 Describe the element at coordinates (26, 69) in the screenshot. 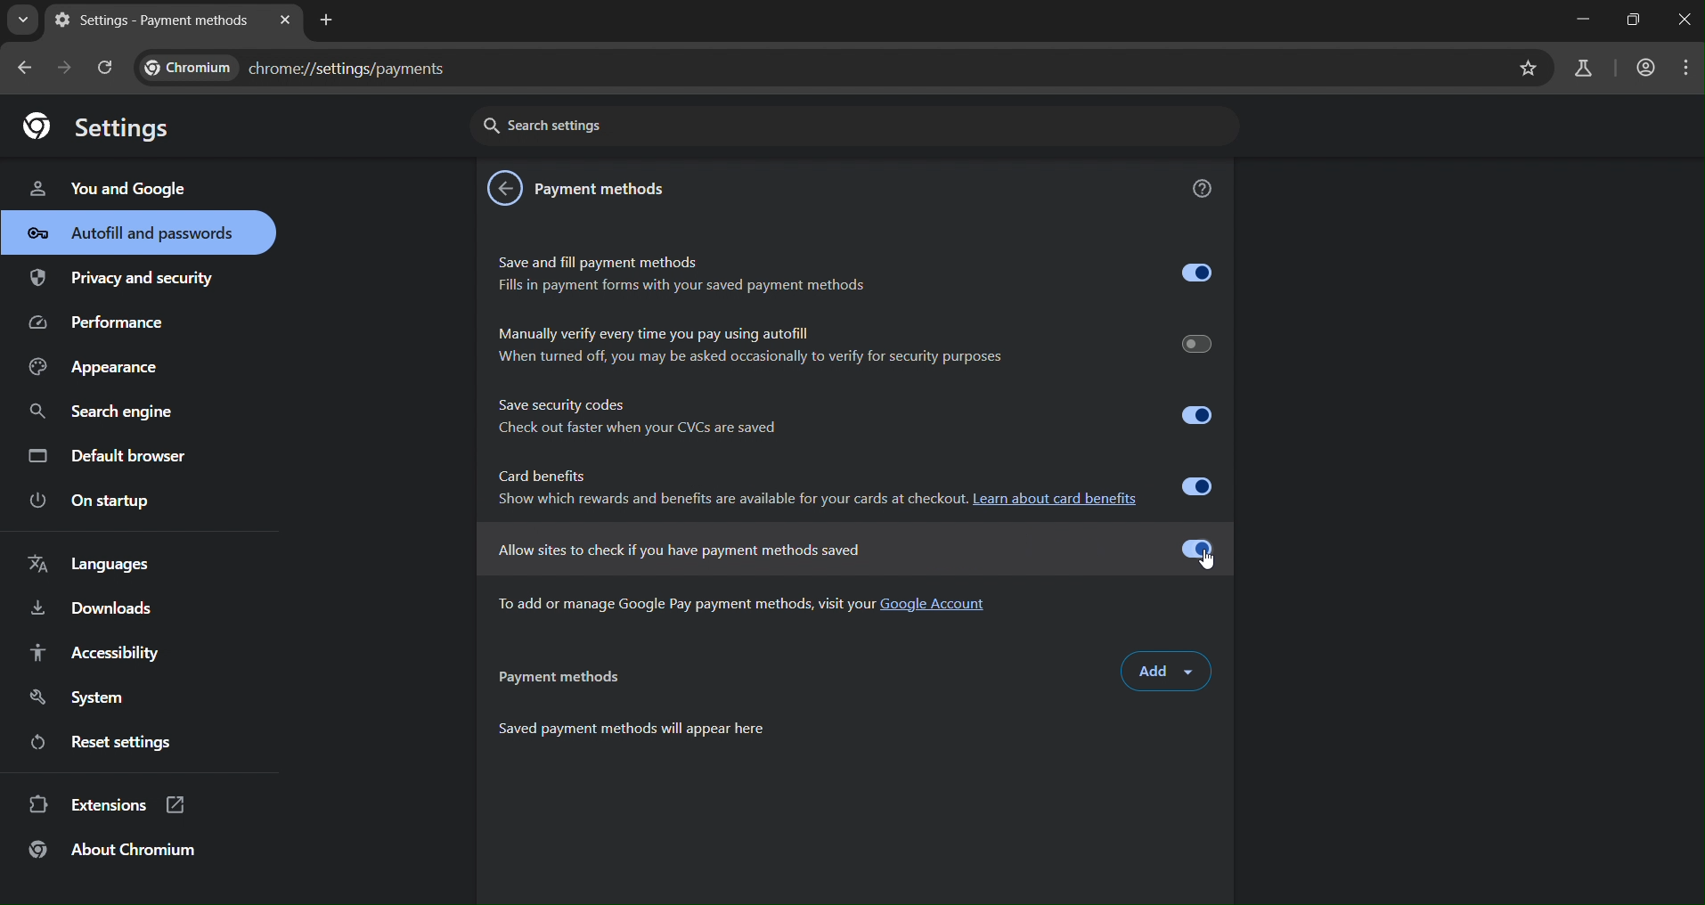

I see `go back one page` at that location.